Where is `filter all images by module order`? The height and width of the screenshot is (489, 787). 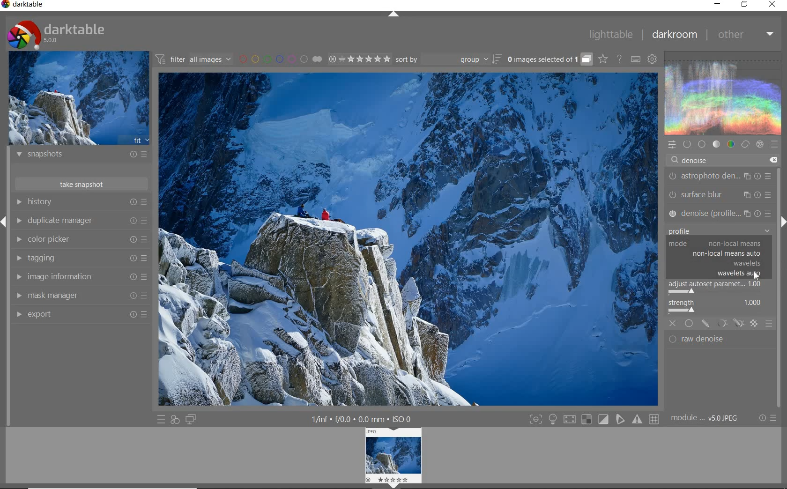
filter all images by module order is located at coordinates (194, 59).